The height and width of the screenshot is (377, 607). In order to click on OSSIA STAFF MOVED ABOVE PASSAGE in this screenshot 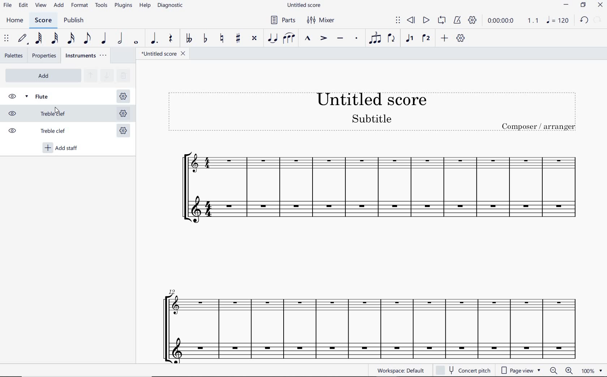, I will do `click(367, 306)`.